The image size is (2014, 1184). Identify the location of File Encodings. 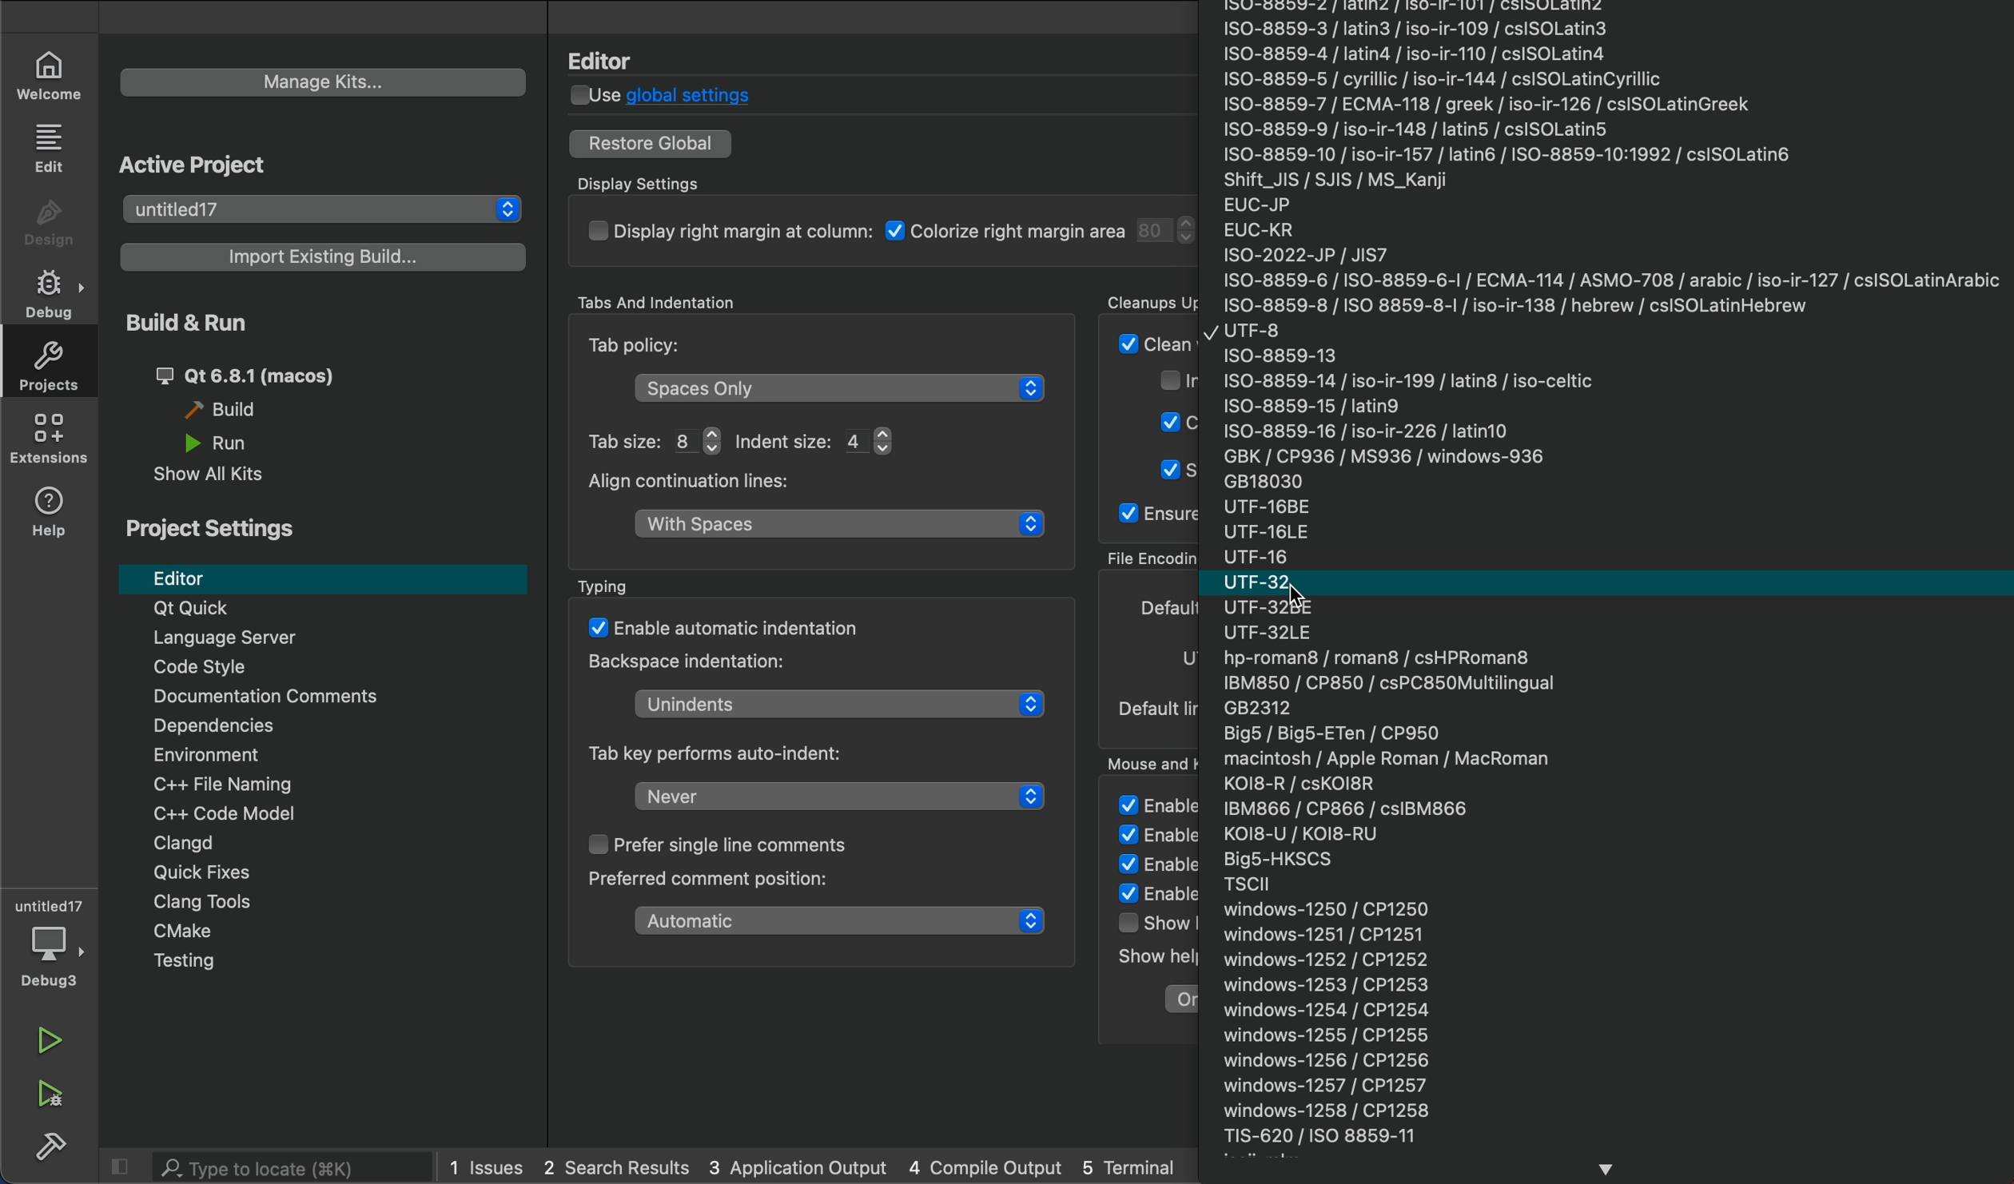
(1151, 558).